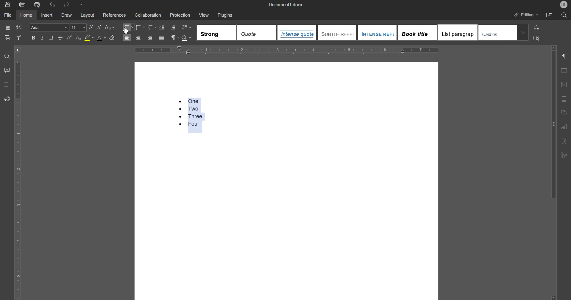  What do you see at coordinates (564, 141) in the screenshot?
I see `Text Art` at bounding box center [564, 141].